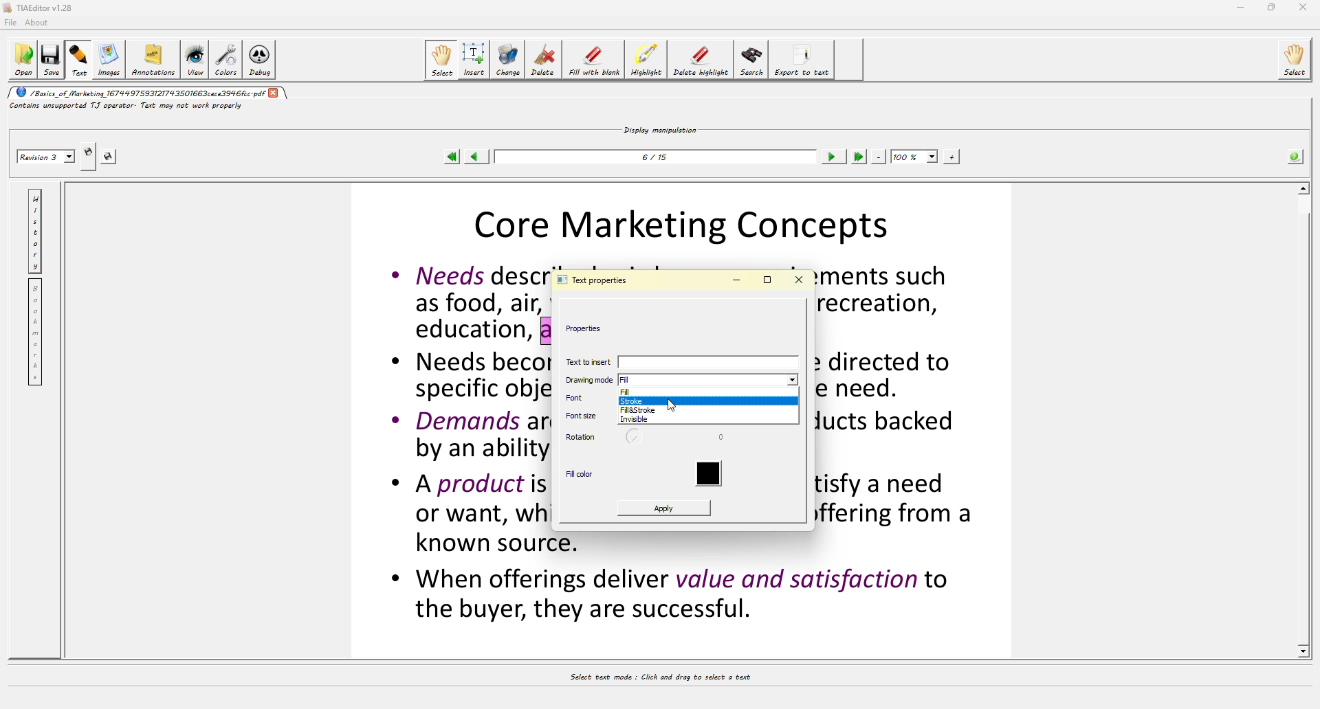  Describe the element at coordinates (671, 508) in the screenshot. I see `apply` at that location.